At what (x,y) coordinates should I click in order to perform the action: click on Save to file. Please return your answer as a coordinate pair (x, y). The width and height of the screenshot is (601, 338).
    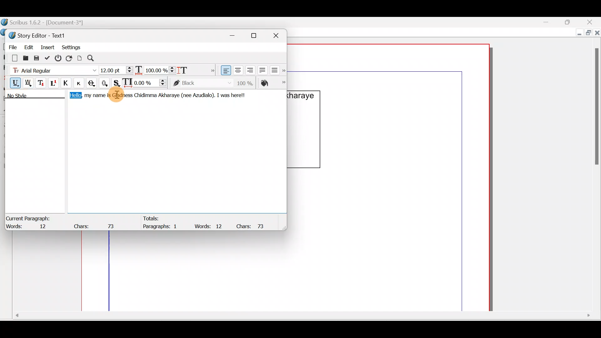
    Looking at the image, I should click on (37, 58).